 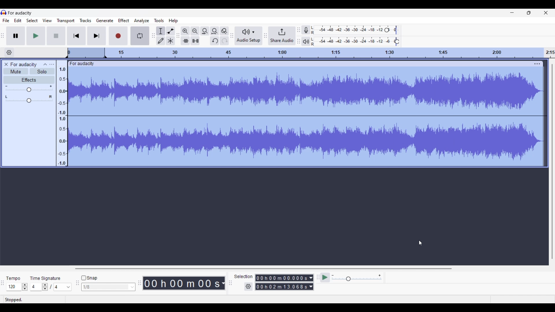 What do you see at coordinates (63, 287) in the screenshot?
I see `Max. time signature options` at bounding box center [63, 287].